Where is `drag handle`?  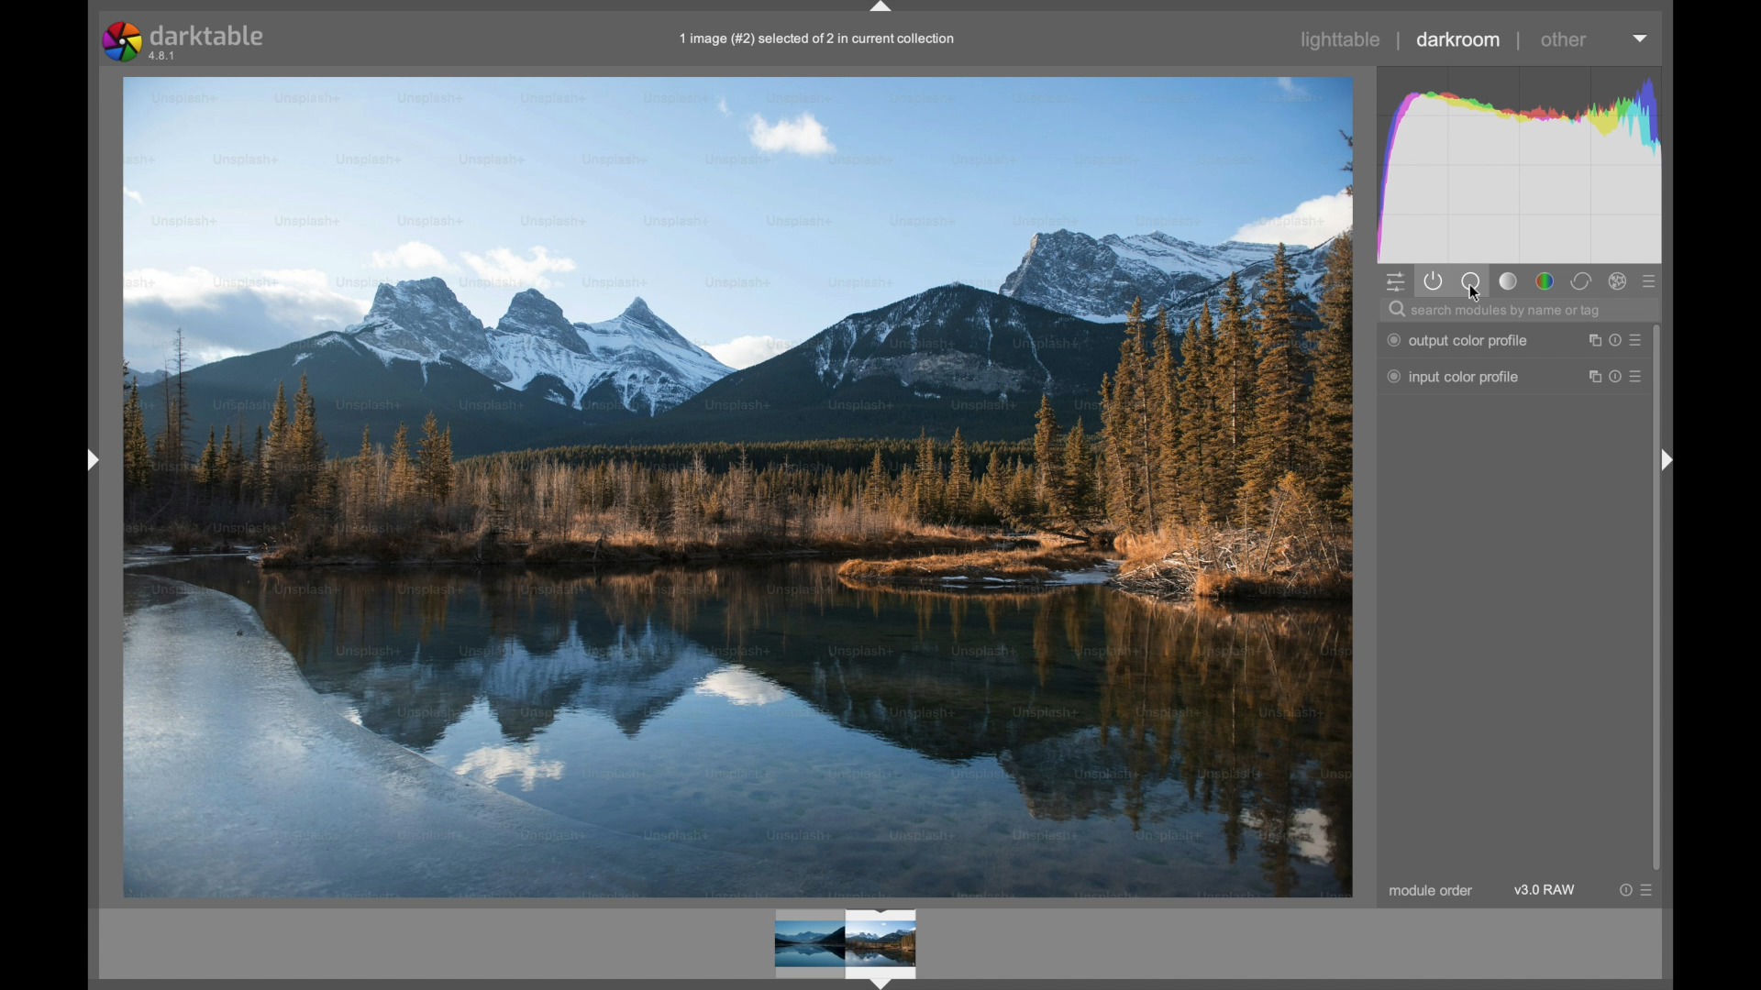 drag handle is located at coordinates (1669, 460).